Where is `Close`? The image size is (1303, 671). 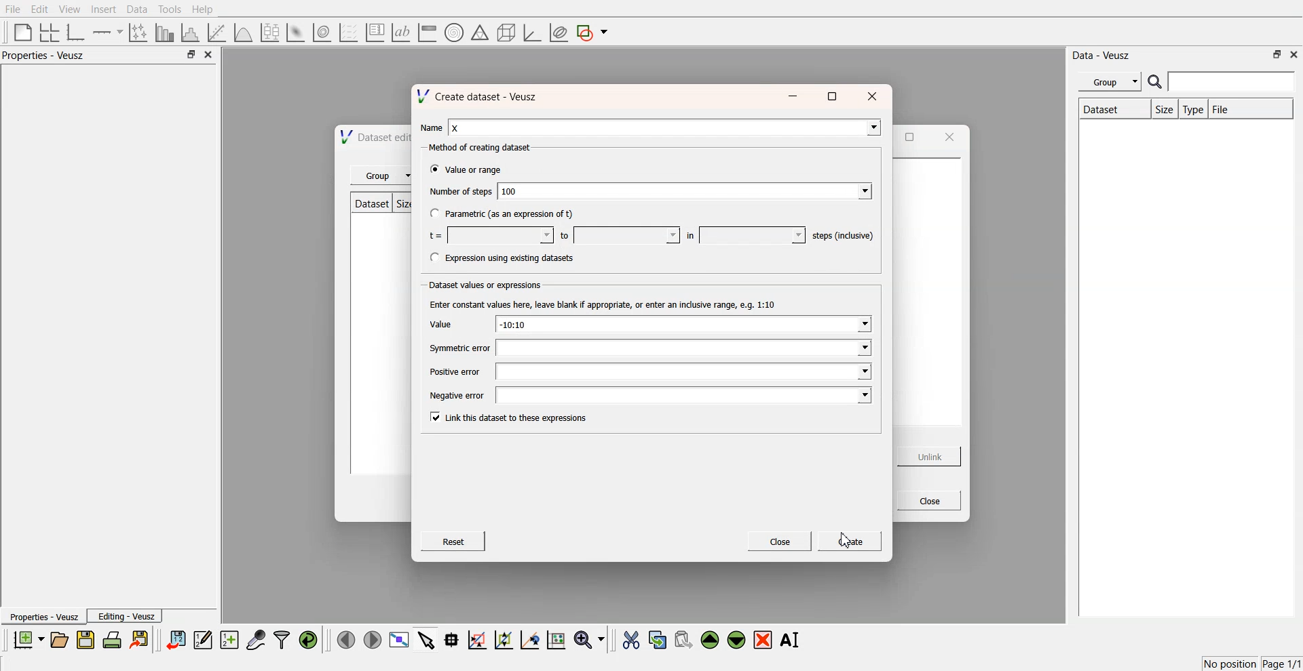 Close is located at coordinates (928, 501).